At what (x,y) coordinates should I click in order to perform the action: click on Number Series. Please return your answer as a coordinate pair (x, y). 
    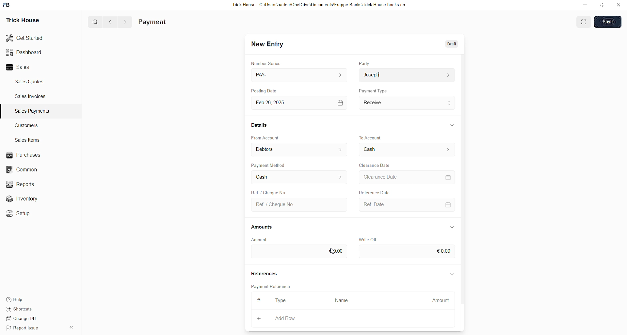
    Looking at the image, I should click on (266, 63).